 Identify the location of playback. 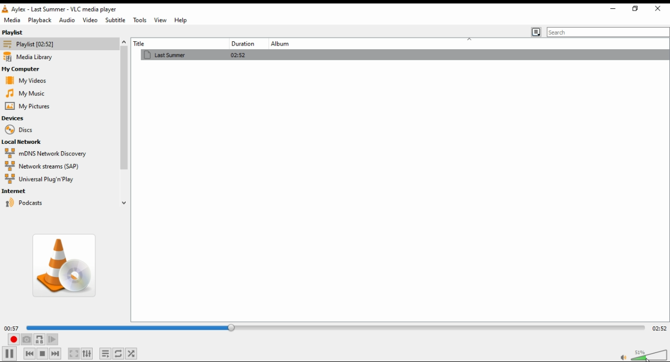
(40, 20).